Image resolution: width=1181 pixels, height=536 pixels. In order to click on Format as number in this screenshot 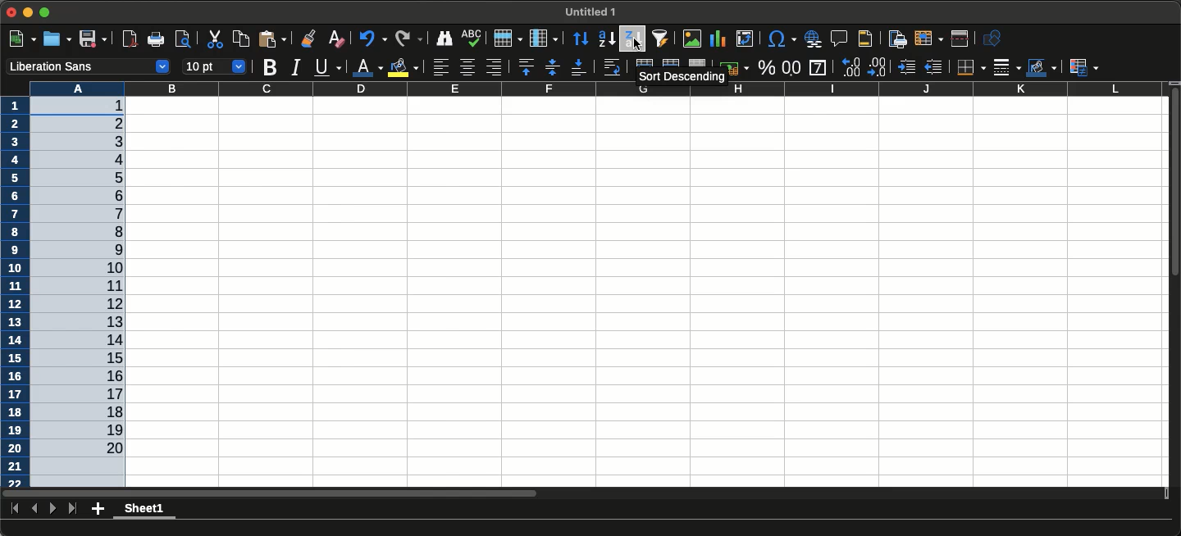, I will do `click(791, 69)`.